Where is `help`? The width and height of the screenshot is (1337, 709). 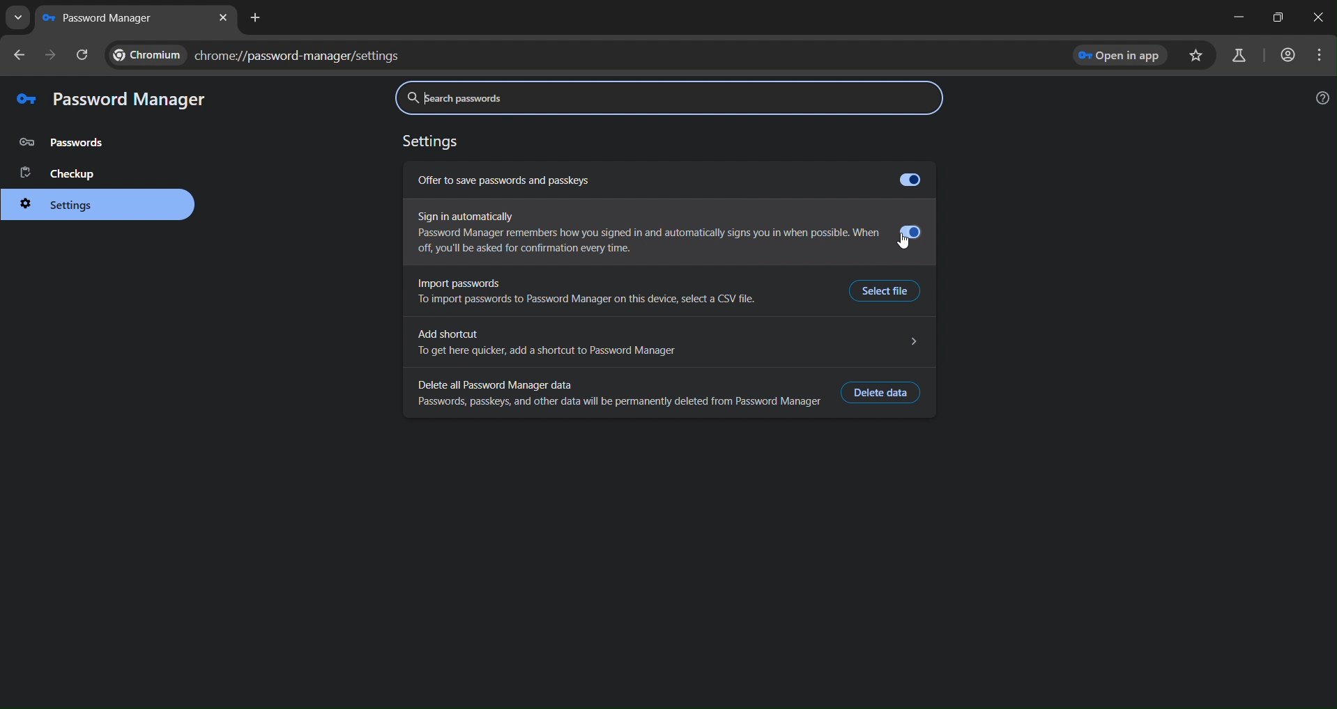 help is located at coordinates (1323, 98).